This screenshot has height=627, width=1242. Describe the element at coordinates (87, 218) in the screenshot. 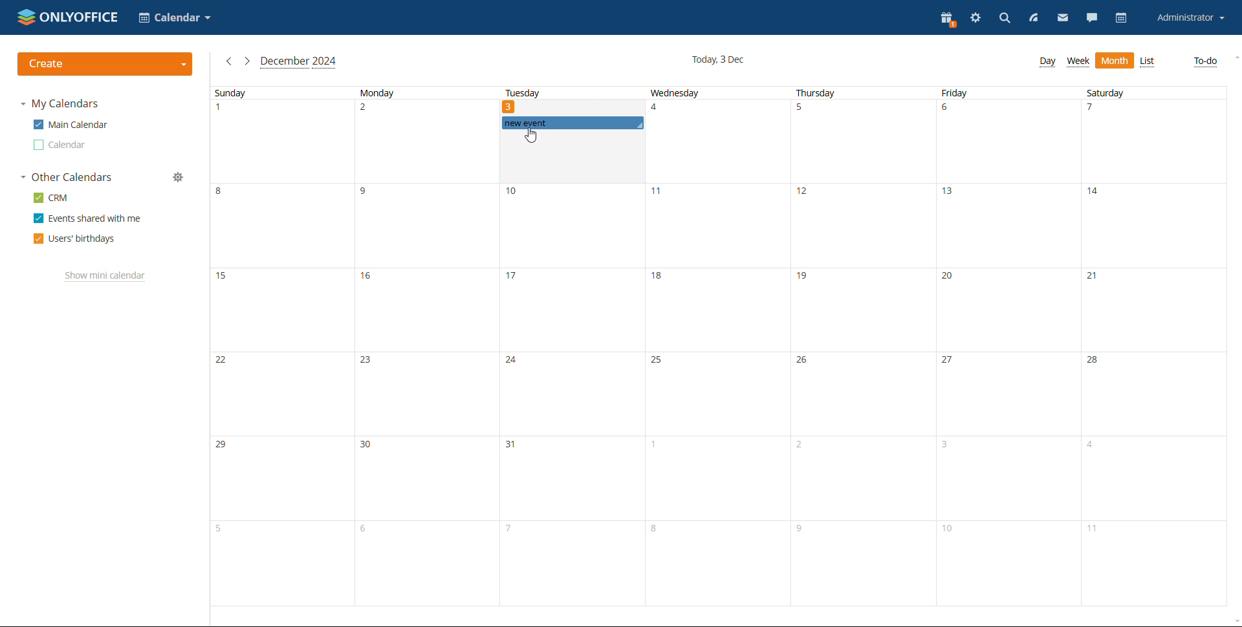

I see `events shared with me` at that location.